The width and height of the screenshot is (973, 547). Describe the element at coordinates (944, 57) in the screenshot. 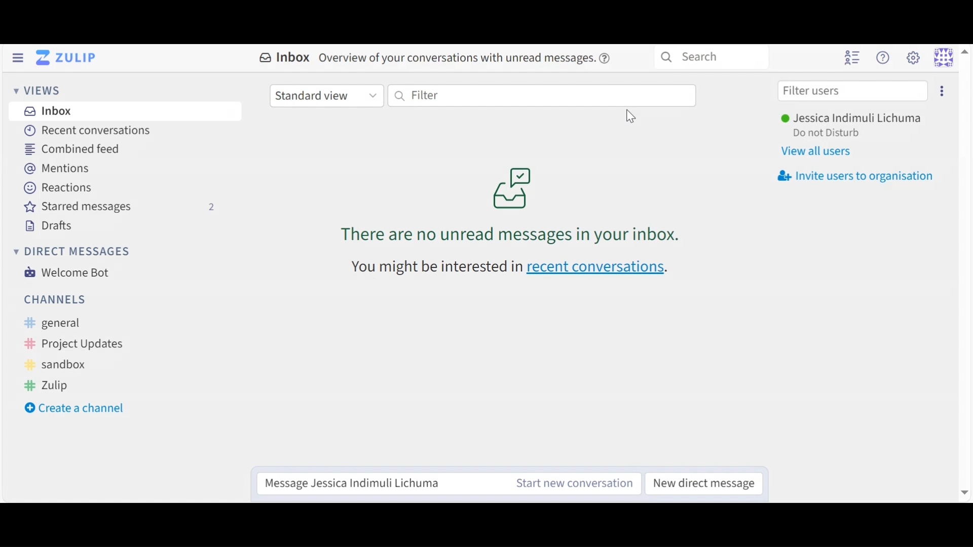

I see `Personal menu` at that location.